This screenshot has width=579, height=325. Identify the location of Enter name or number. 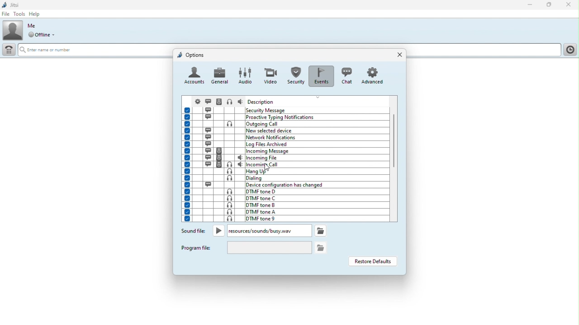
(52, 51).